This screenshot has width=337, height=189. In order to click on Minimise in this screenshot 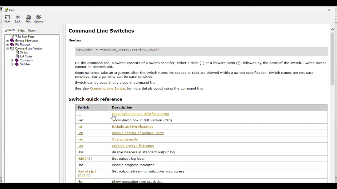, I will do `click(308, 9)`.